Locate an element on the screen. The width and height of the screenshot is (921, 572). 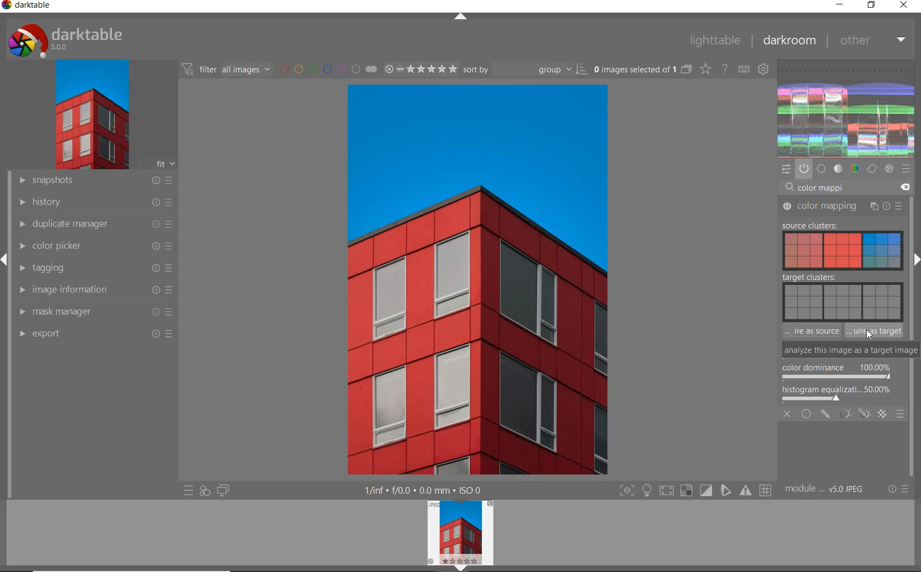
COLOR DOMINANCE is located at coordinates (837, 372).